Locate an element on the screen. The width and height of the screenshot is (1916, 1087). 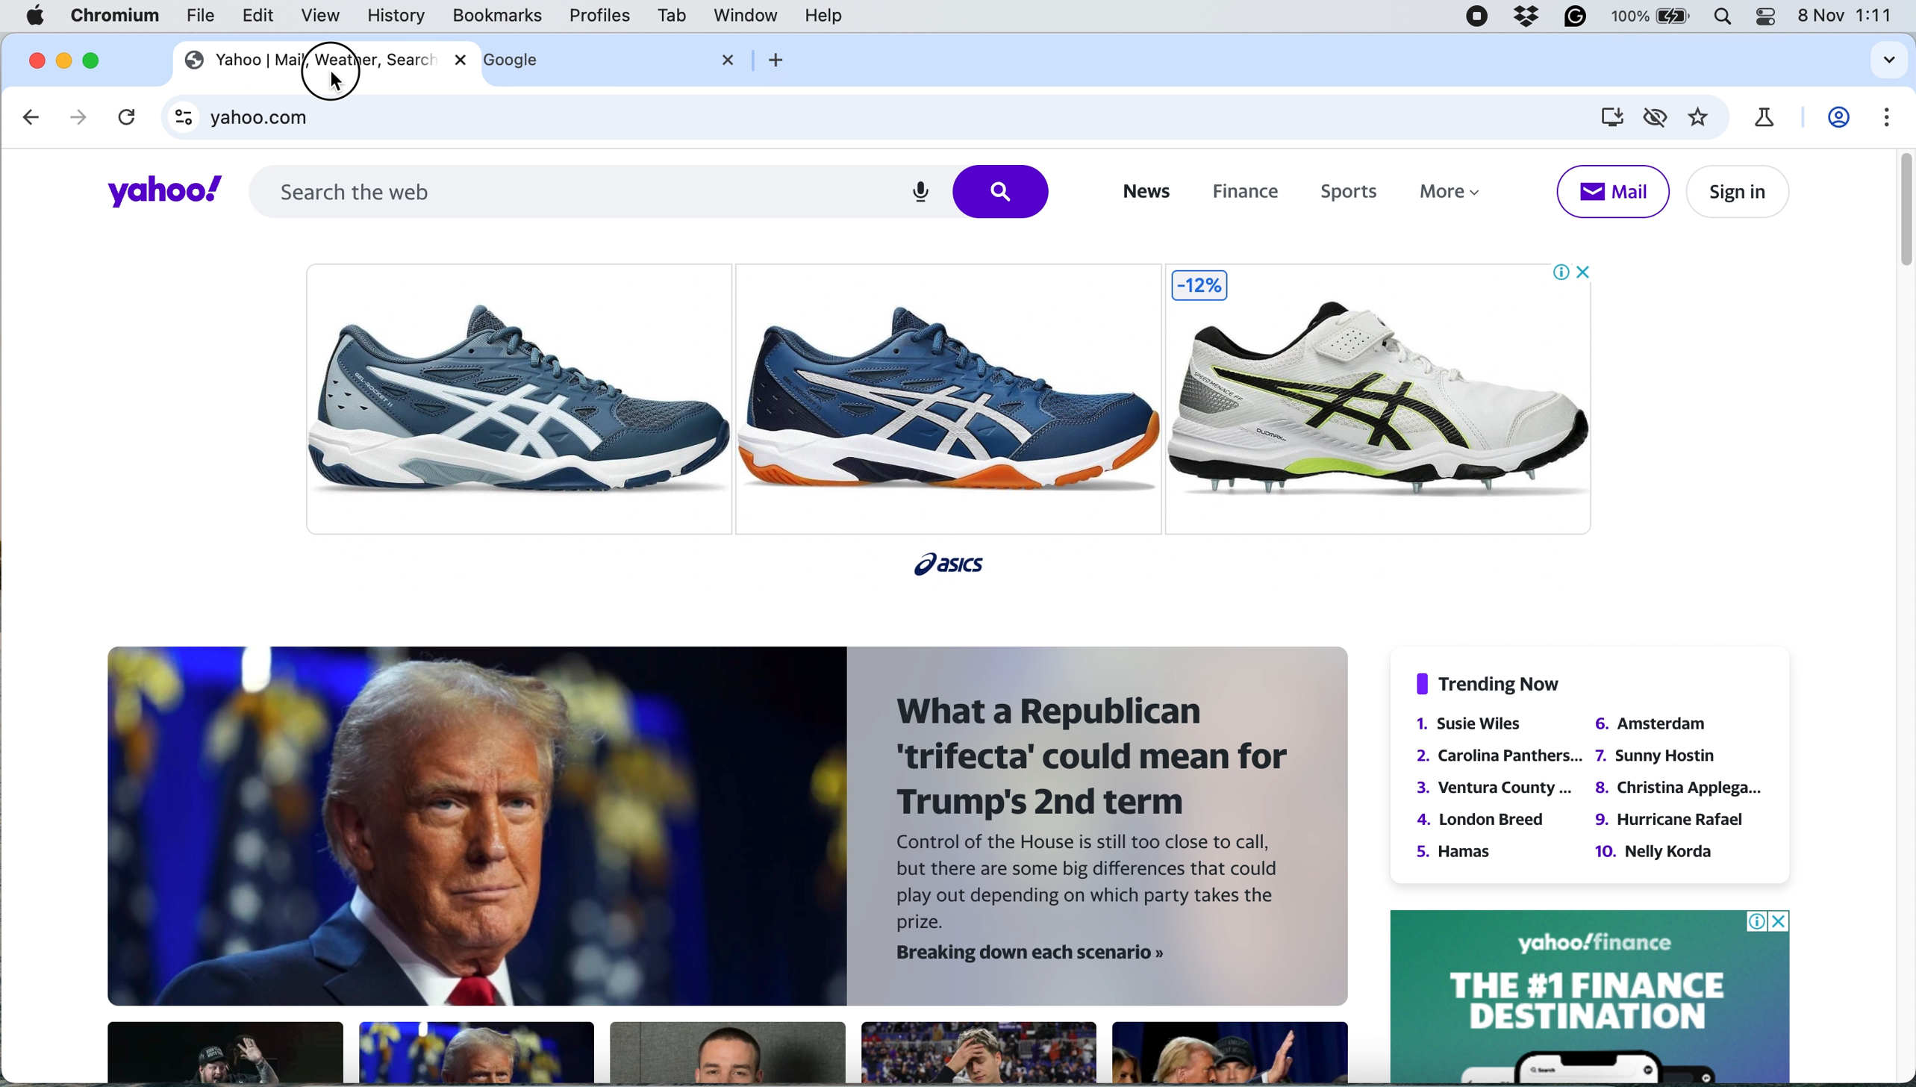
refresh is located at coordinates (130, 120).